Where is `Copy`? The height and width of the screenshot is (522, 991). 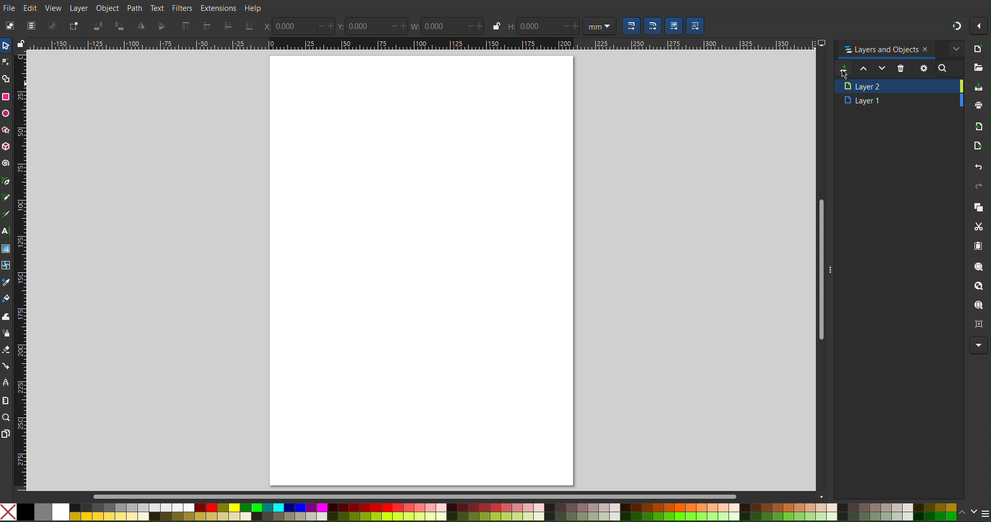 Copy is located at coordinates (978, 208).